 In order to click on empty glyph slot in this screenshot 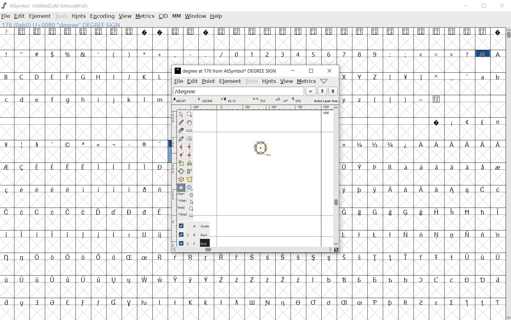, I will do `click(84, 290)`.